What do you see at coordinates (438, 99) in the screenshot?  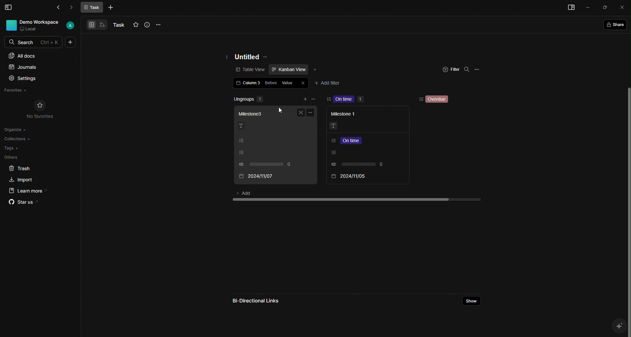 I see `Overdue` at bounding box center [438, 99].